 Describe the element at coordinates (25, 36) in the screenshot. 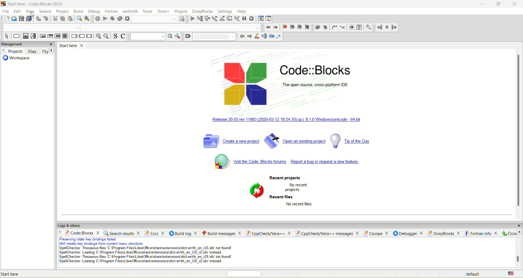

I see `decision` at that location.